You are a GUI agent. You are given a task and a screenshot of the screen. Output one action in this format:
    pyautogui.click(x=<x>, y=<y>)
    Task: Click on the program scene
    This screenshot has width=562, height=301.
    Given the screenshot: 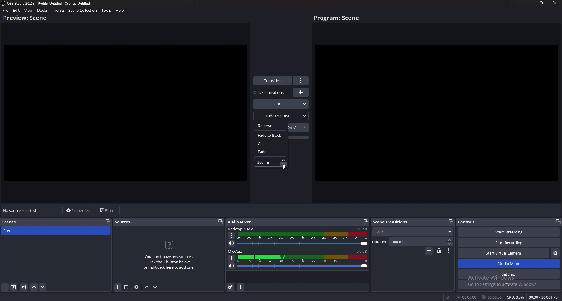 What is the action you would take?
    pyautogui.click(x=338, y=18)
    